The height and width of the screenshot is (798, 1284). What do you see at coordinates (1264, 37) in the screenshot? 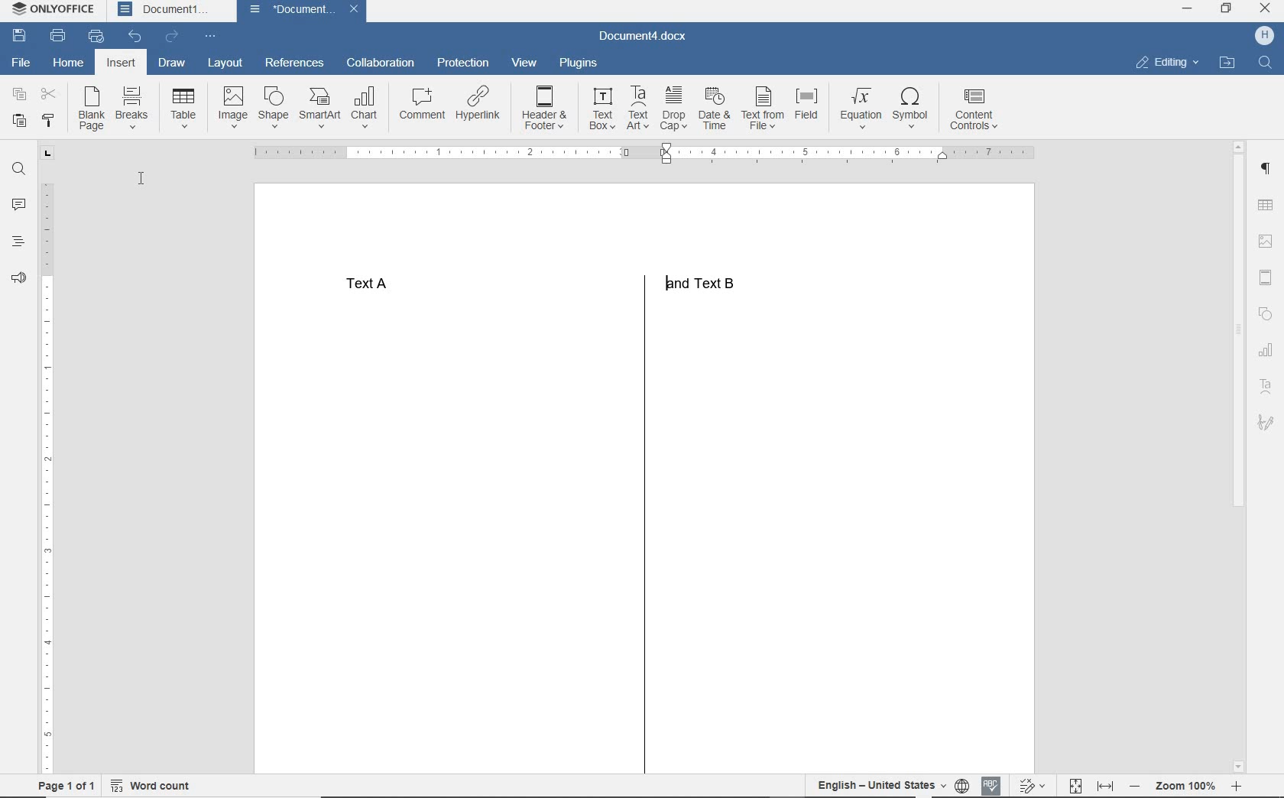
I see `HP` at bounding box center [1264, 37].